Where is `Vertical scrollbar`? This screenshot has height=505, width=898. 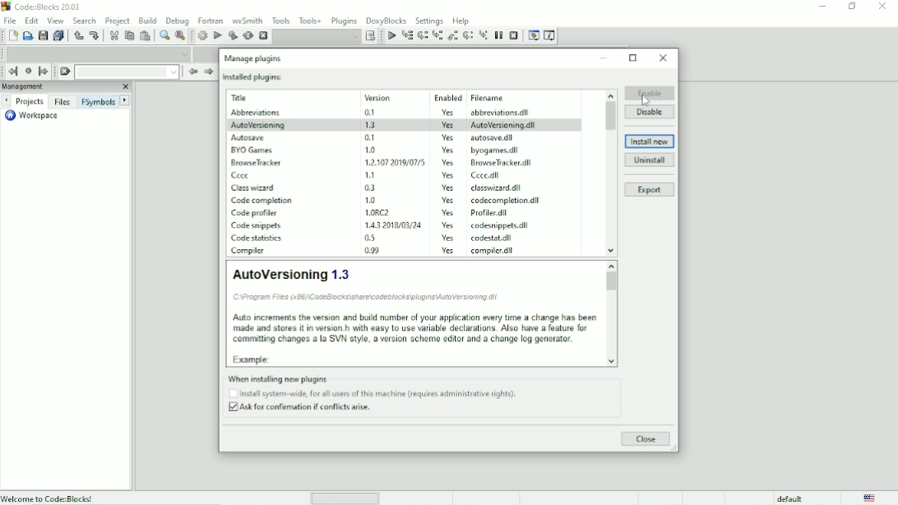 Vertical scrollbar is located at coordinates (611, 117).